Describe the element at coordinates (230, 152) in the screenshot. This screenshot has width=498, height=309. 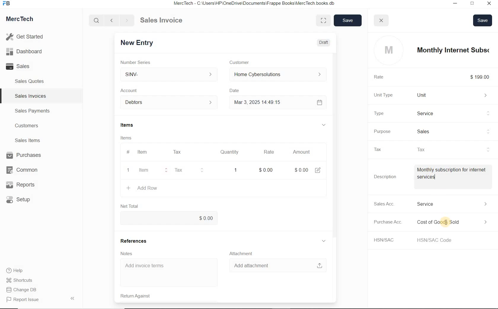
I see `Quantity` at that location.